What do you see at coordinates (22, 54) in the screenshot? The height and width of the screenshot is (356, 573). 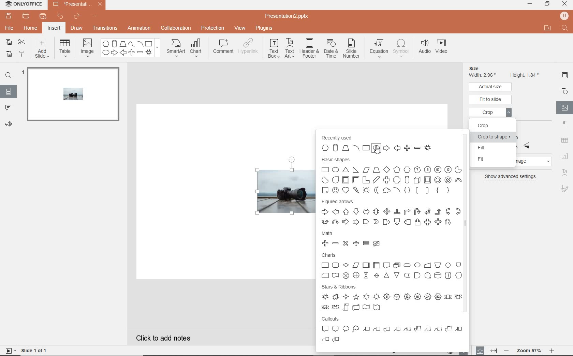 I see `copy style` at bounding box center [22, 54].